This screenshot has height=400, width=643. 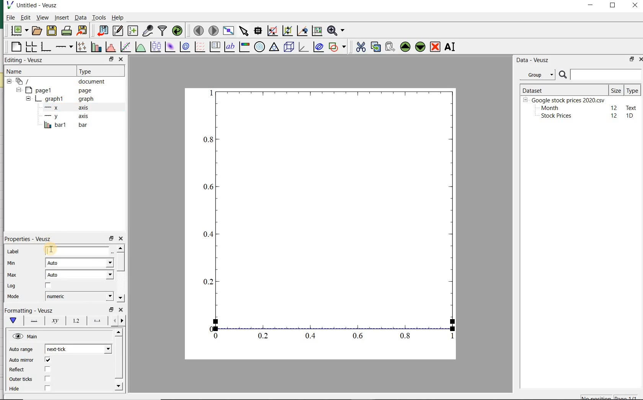 What do you see at coordinates (615, 116) in the screenshot?
I see `12` at bounding box center [615, 116].